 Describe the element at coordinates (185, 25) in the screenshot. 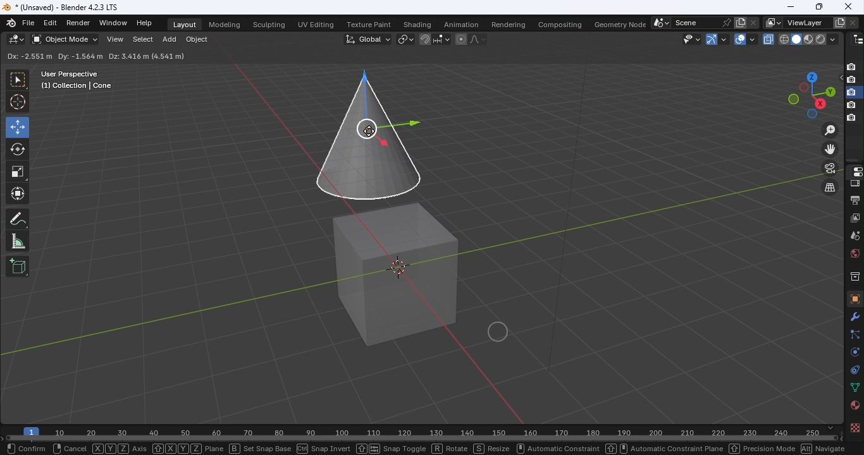

I see `Layout` at that location.